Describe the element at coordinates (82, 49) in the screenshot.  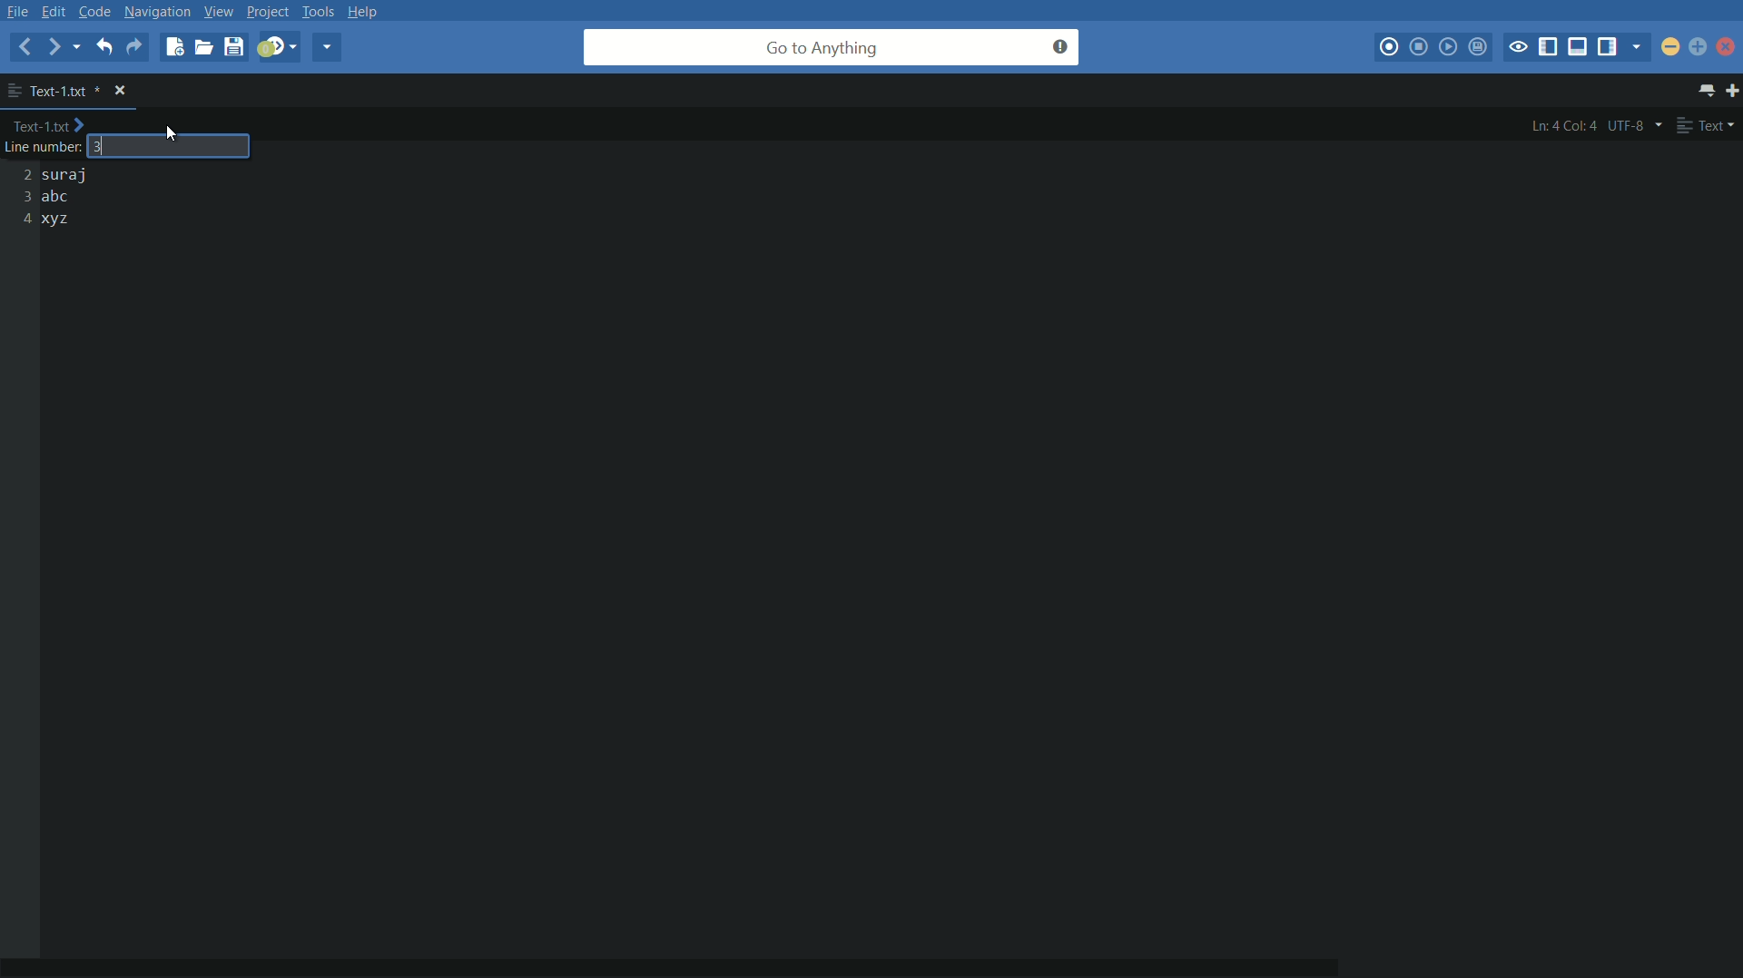
I see `recent locations` at that location.